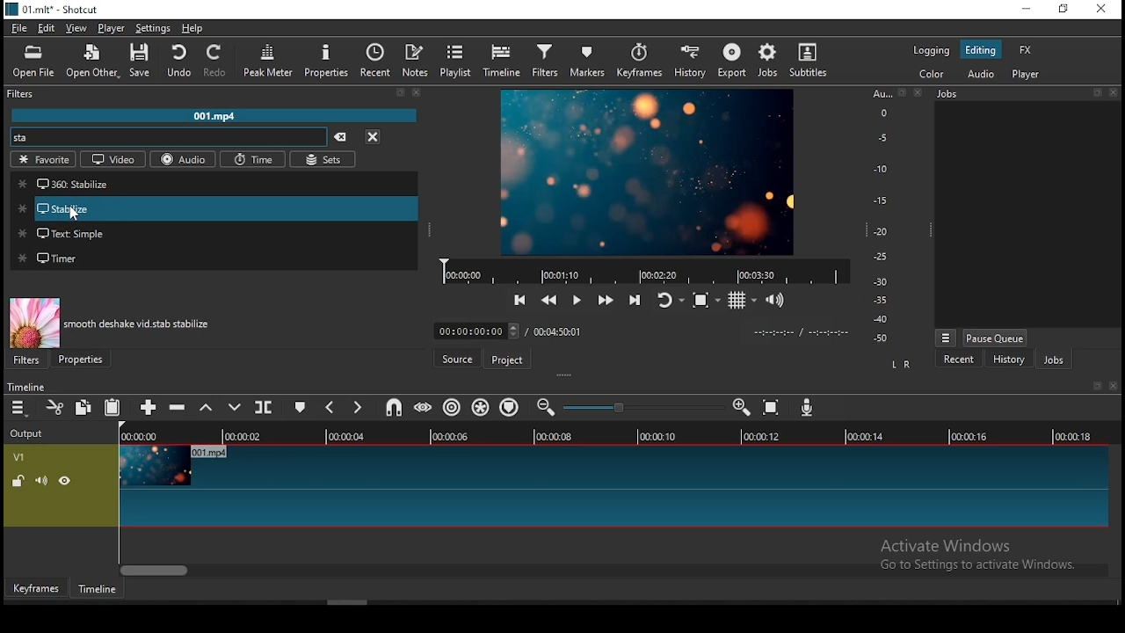  What do you see at coordinates (730, 61) in the screenshot?
I see `export` at bounding box center [730, 61].